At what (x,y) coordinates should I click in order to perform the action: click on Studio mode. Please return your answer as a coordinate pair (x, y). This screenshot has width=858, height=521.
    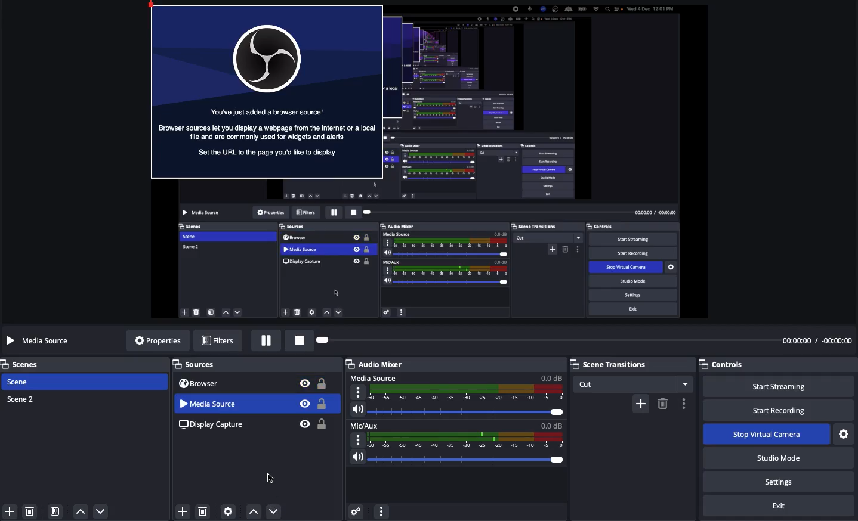
    Looking at the image, I should click on (774, 457).